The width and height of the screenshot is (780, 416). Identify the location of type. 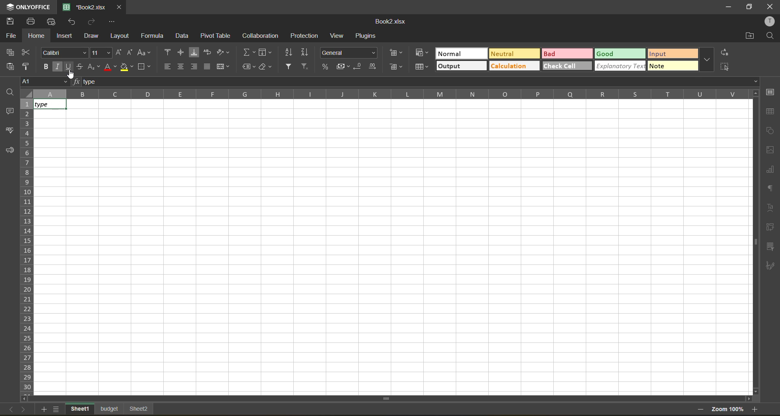
(48, 103).